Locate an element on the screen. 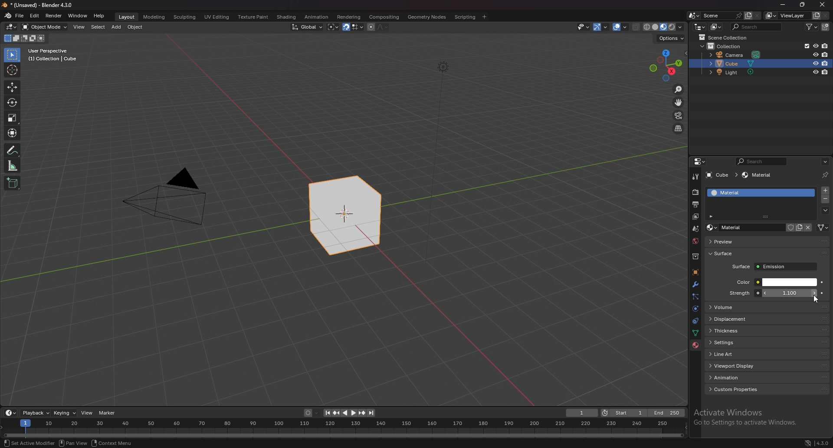 The height and width of the screenshot is (448, 833). world is located at coordinates (696, 240).